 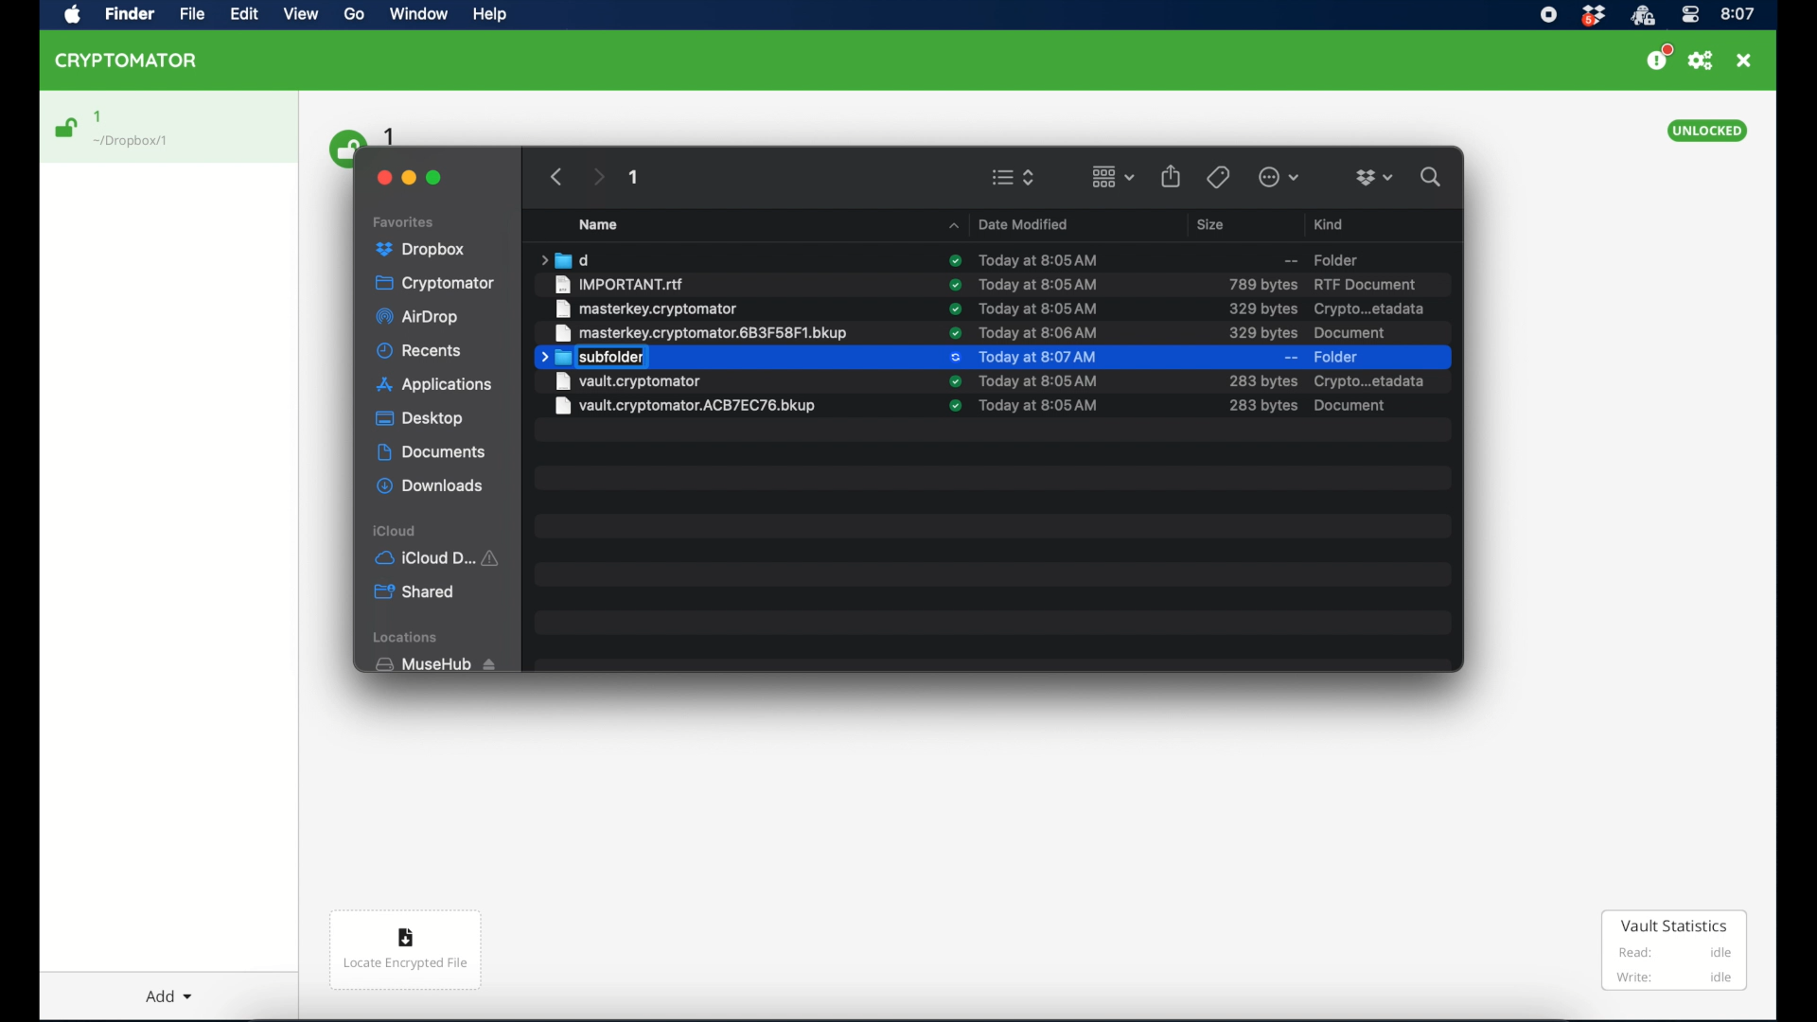 I want to click on share, so click(x=1172, y=175).